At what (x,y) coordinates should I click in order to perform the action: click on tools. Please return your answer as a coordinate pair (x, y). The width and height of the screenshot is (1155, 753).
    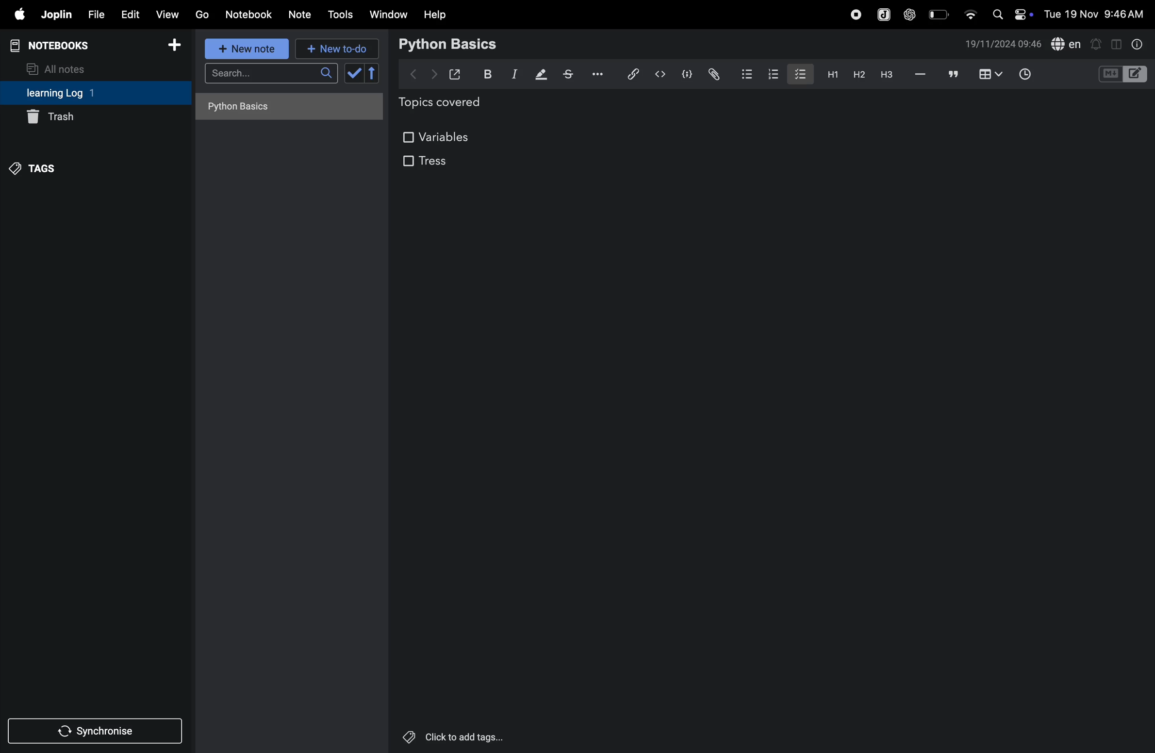
    Looking at the image, I should click on (339, 15).